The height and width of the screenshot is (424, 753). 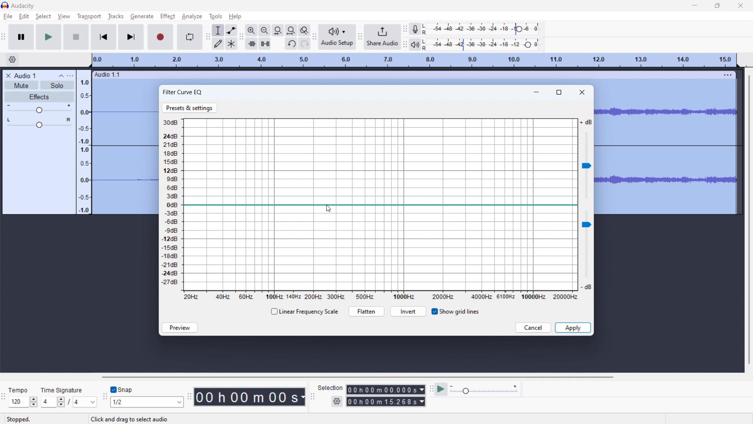 I want to click on record, so click(x=161, y=37).